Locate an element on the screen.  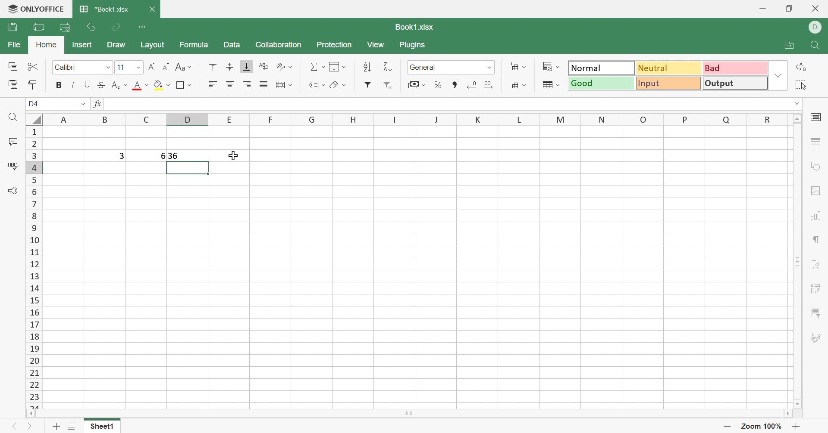
Slicer settings is located at coordinates (817, 313).